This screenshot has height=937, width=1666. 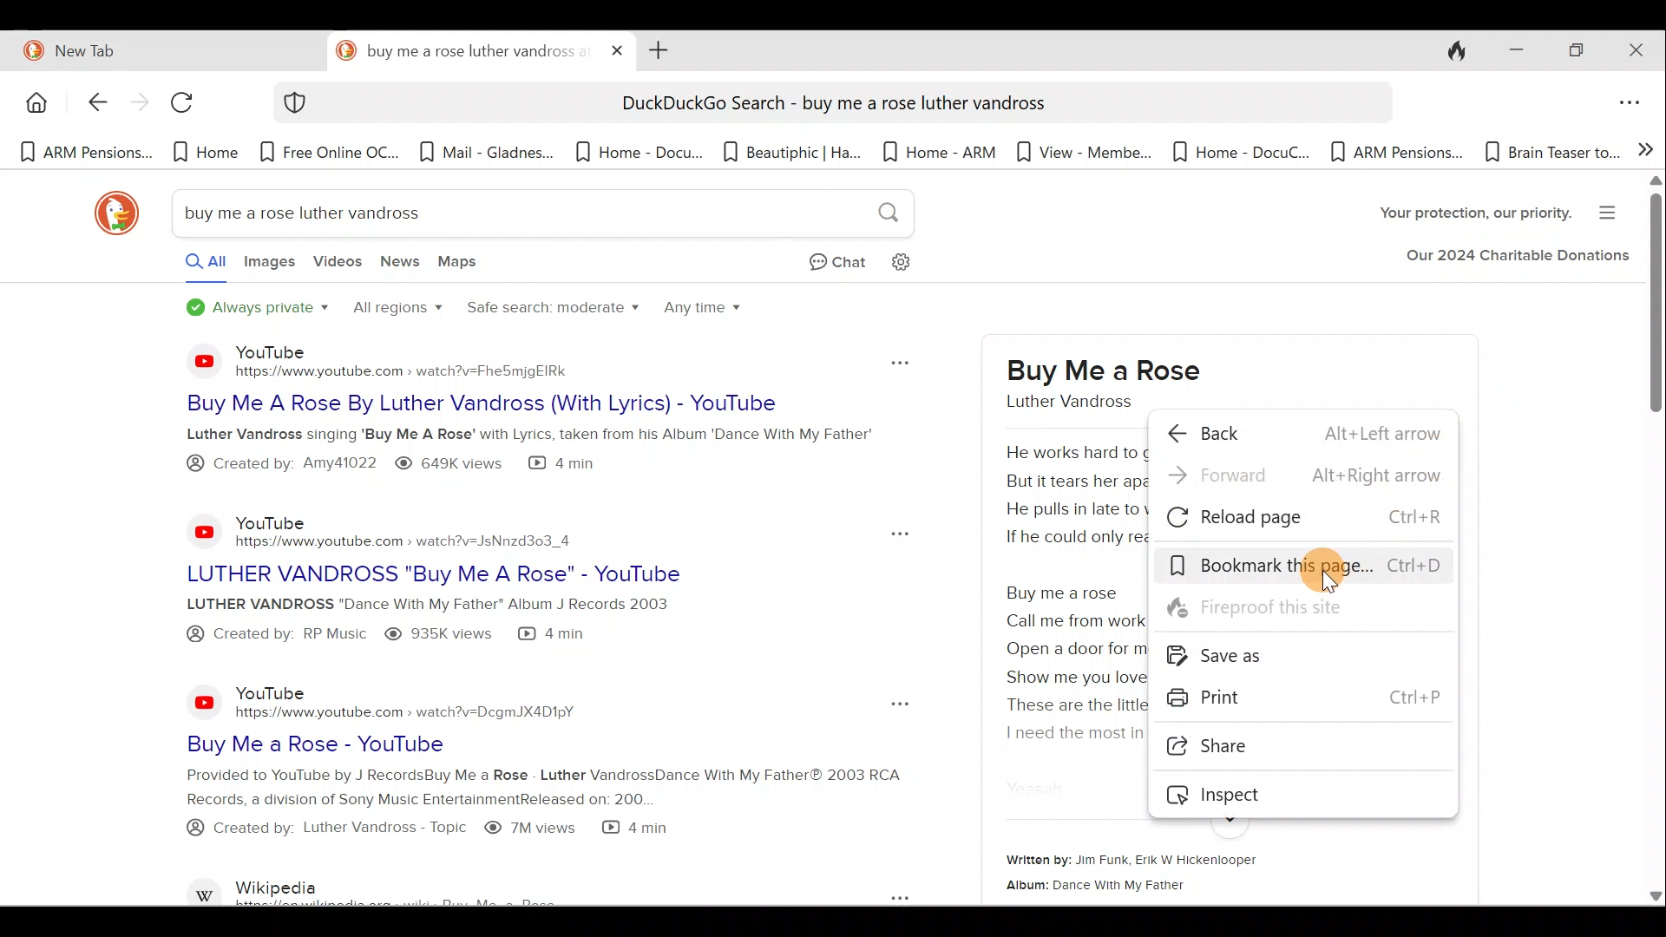 What do you see at coordinates (881, 895) in the screenshot?
I see `Pop out` at bounding box center [881, 895].